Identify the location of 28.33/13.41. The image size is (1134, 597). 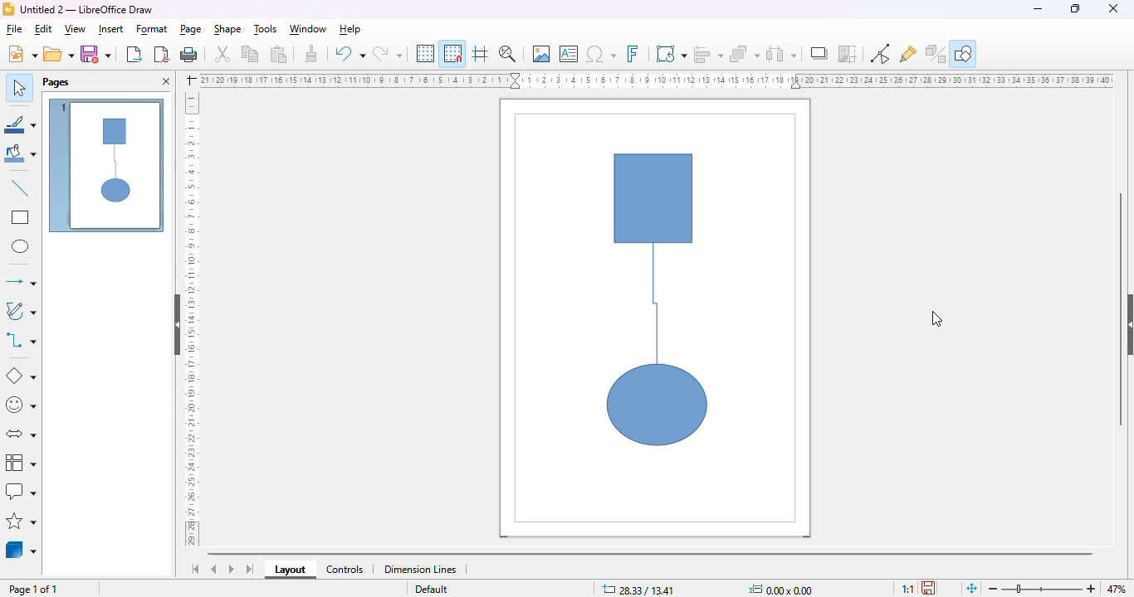
(638, 589).